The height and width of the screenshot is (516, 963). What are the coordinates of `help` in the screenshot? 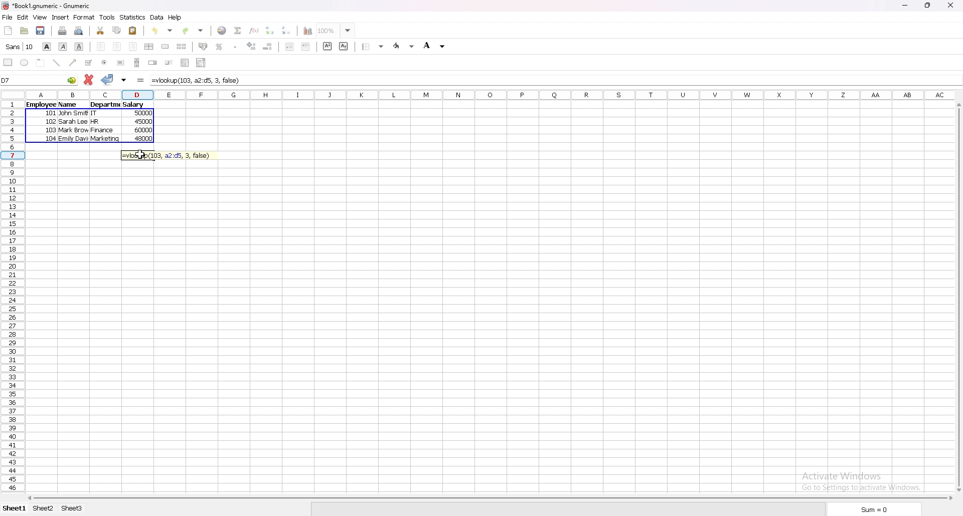 It's located at (175, 18).